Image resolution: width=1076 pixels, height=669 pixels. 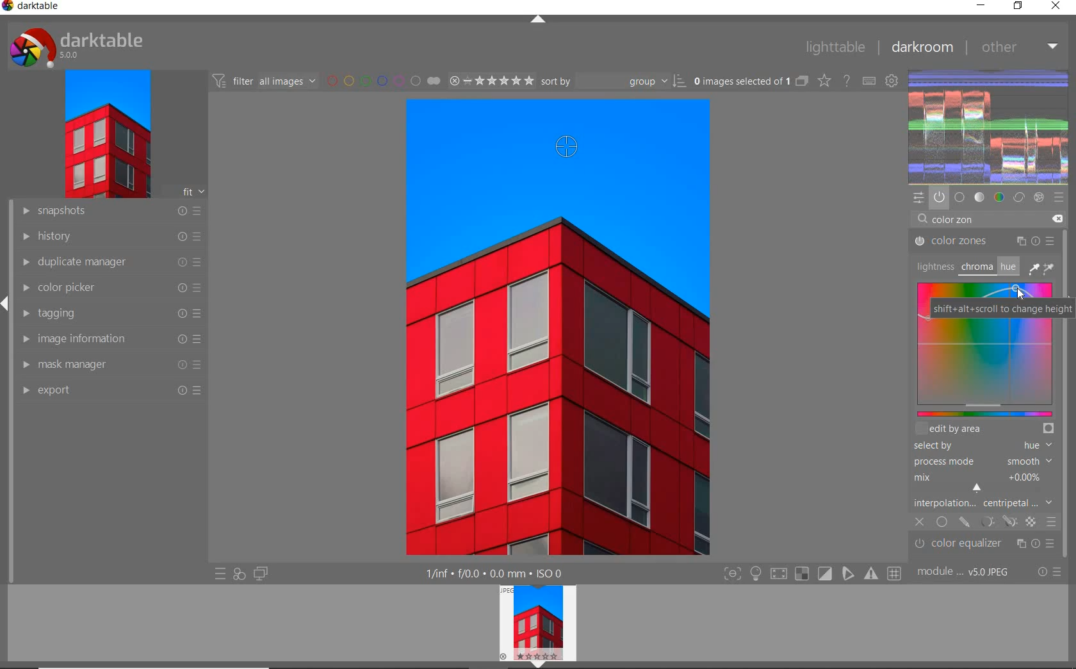 I want to click on BLENDING OPTIONS, so click(x=1052, y=521).